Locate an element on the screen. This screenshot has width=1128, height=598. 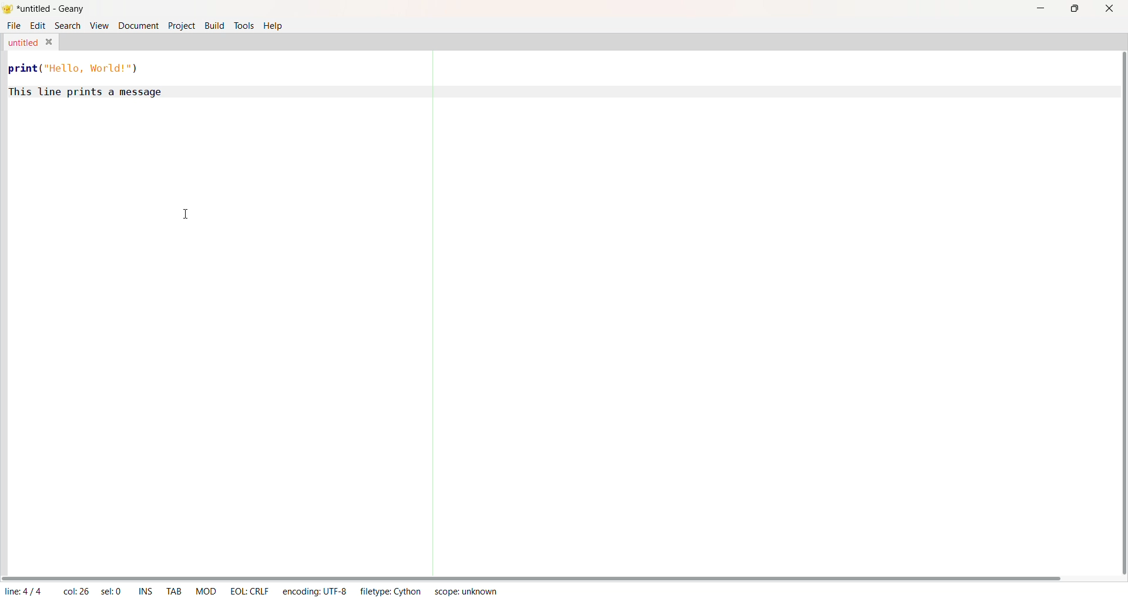
Maximize is located at coordinates (1075, 9).